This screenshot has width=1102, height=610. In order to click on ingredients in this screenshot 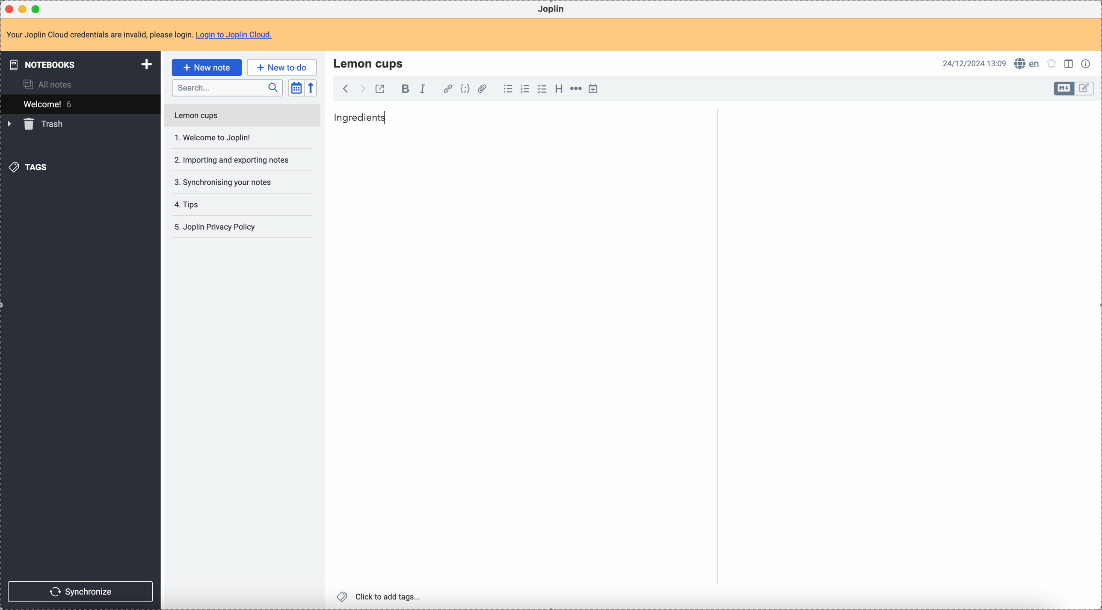, I will do `click(360, 117)`.